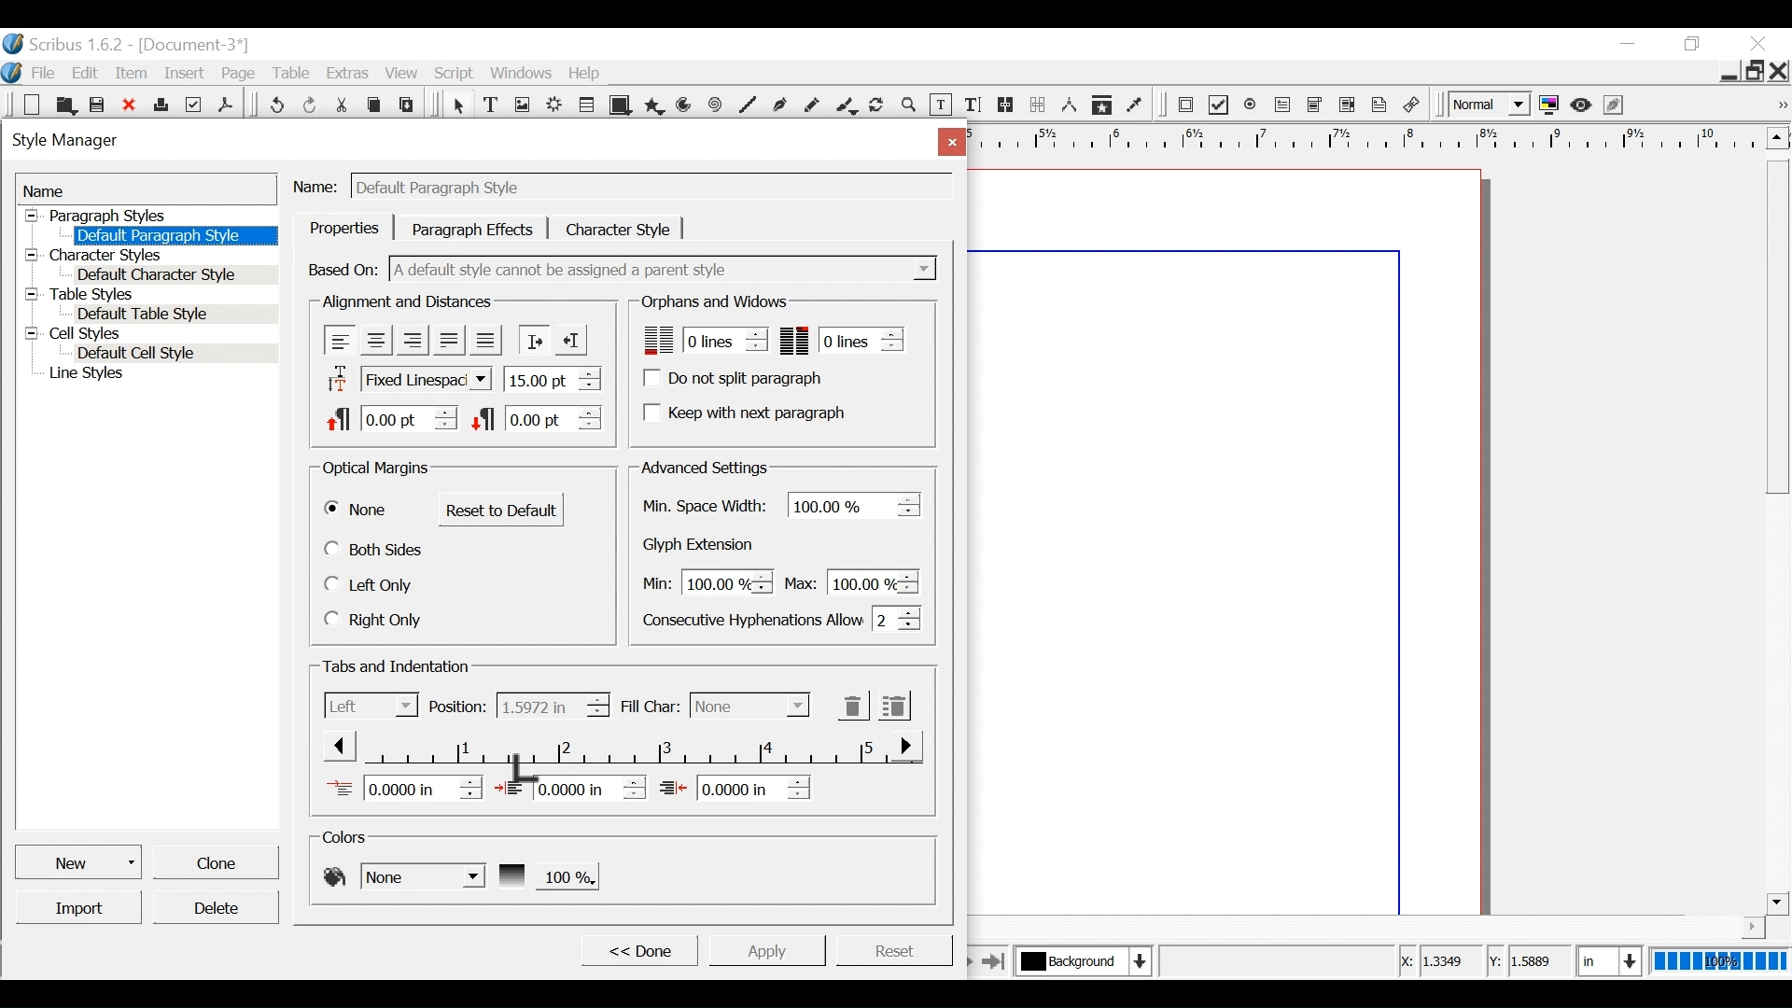 The height and width of the screenshot is (1008, 1792). I want to click on PDF Push Button, so click(1185, 104).